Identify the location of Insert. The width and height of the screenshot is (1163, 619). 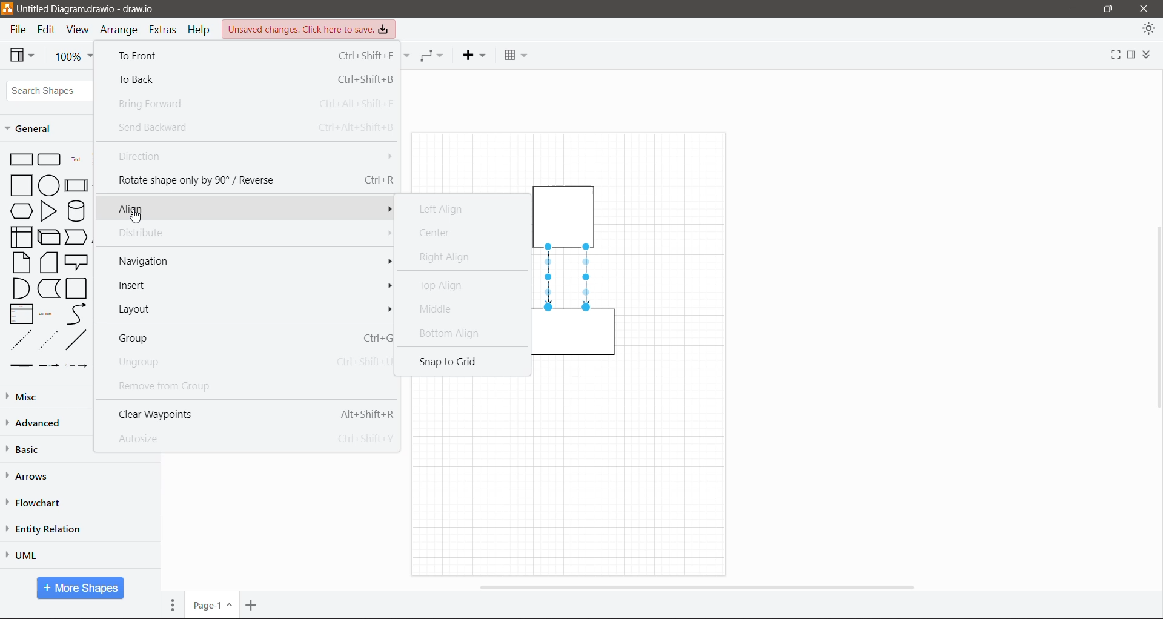
(253, 286).